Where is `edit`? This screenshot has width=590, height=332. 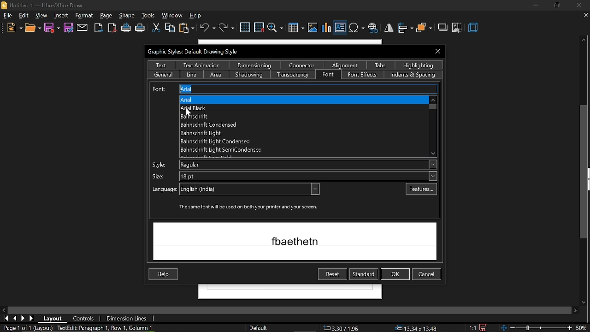
edit is located at coordinates (24, 16).